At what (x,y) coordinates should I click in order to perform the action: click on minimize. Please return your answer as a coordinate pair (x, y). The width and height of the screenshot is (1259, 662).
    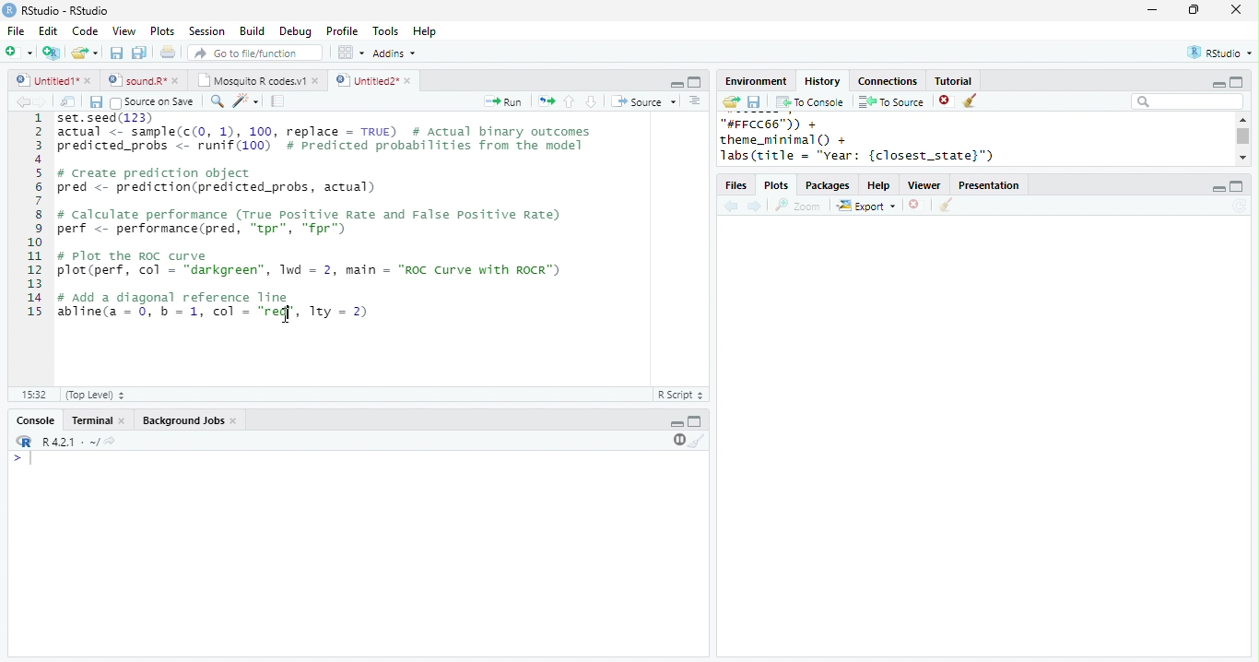
    Looking at the image, I should click on (1151, 9).